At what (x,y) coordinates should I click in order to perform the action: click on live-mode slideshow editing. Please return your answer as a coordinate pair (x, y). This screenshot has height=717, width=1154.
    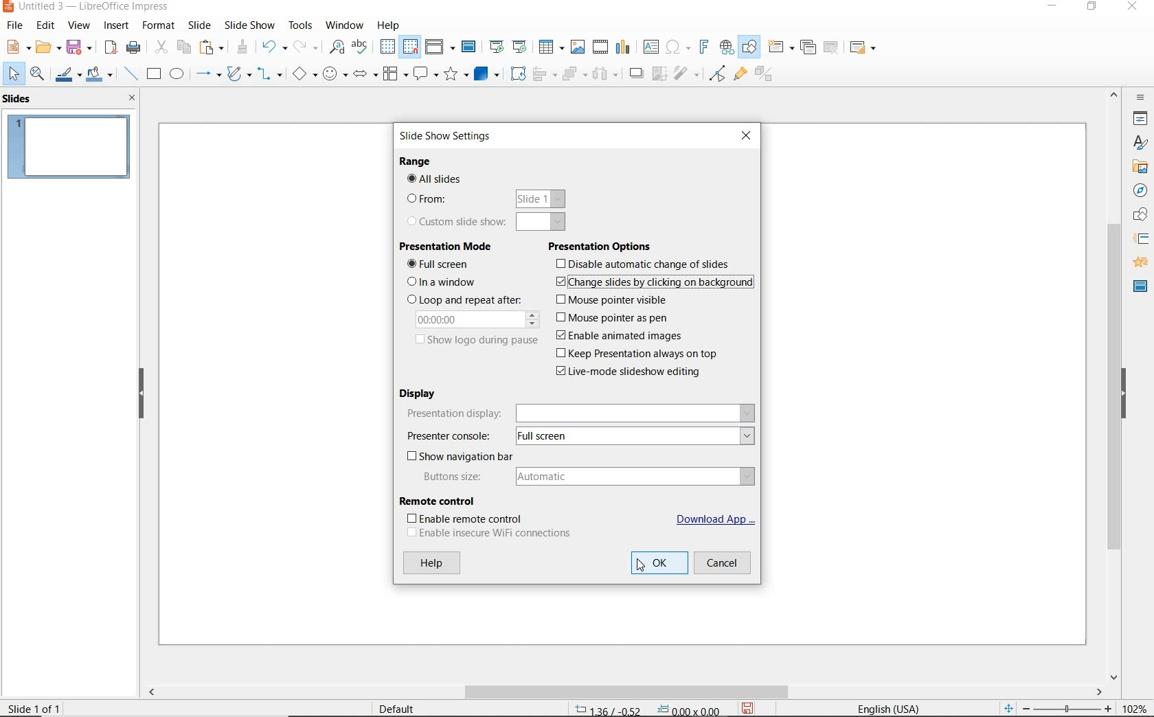
    Looking at the image, I should click on (628, 372).